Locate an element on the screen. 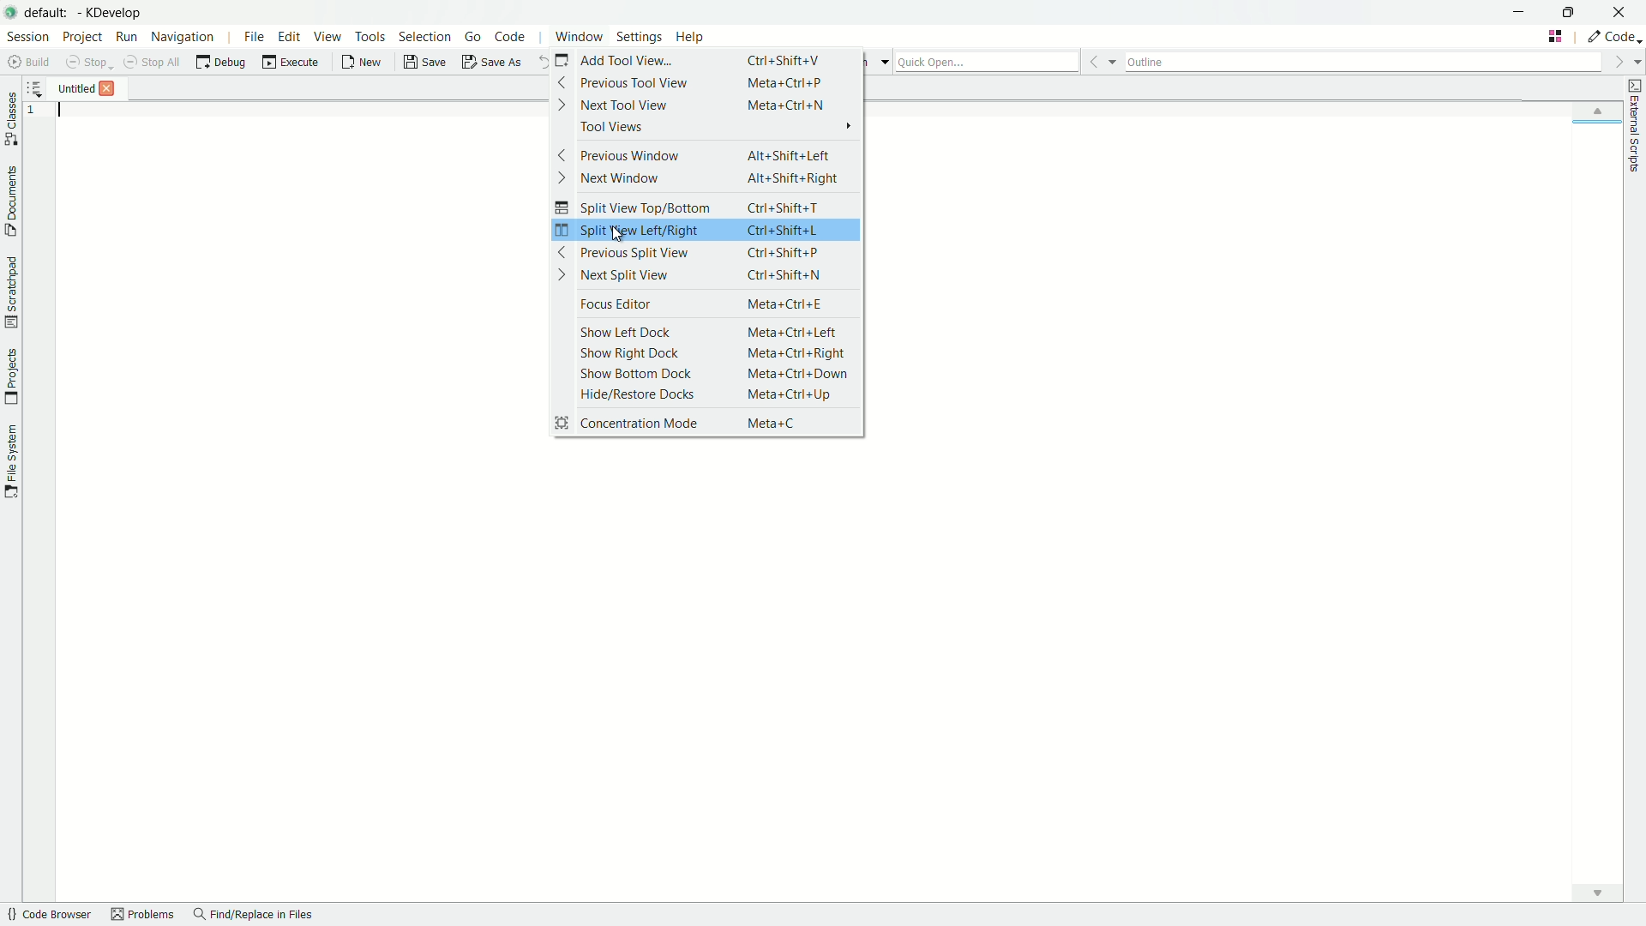 This screenshot has width=1646, height=926. next tool view is located at coordinates (639, 104).